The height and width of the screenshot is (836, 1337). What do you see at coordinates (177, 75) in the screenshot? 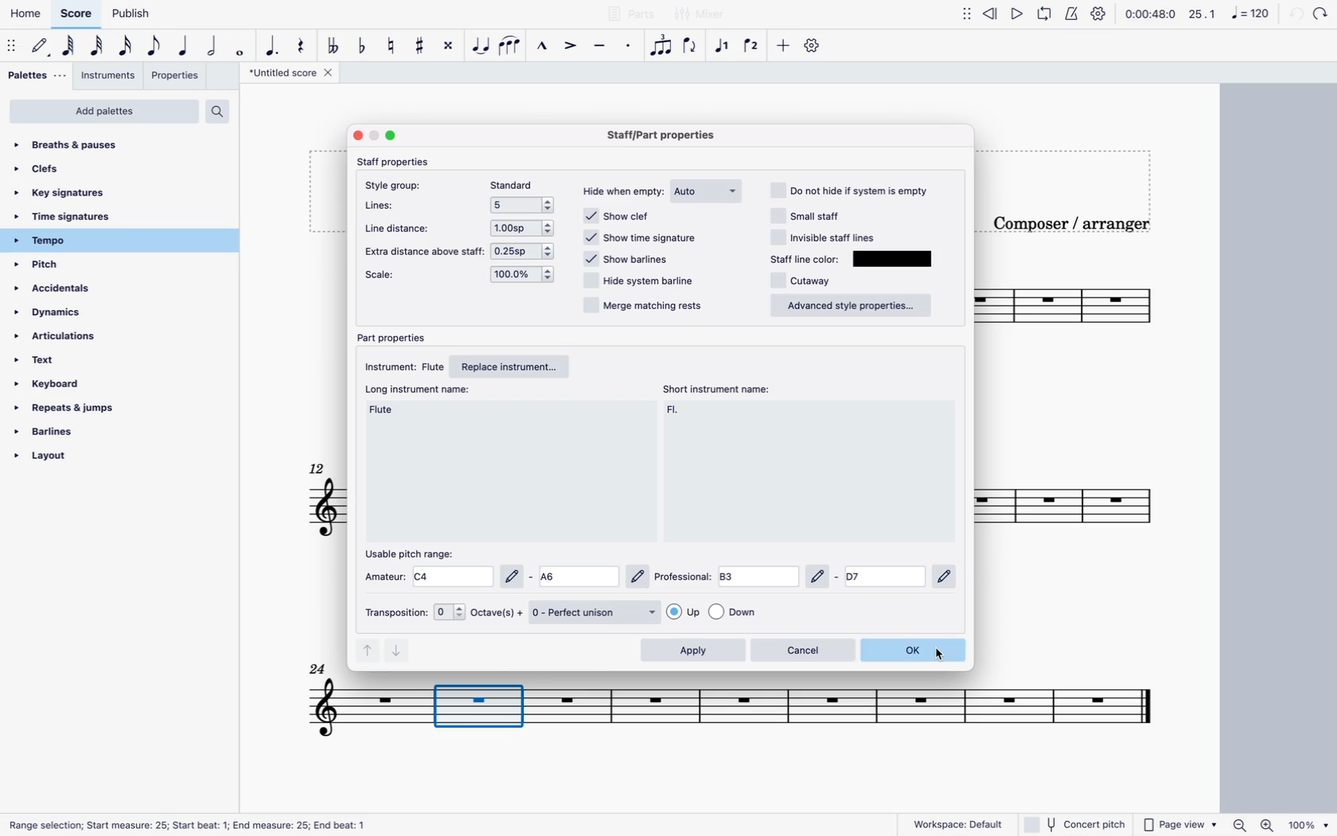
I see `properties` at bounding box center [177, 75].